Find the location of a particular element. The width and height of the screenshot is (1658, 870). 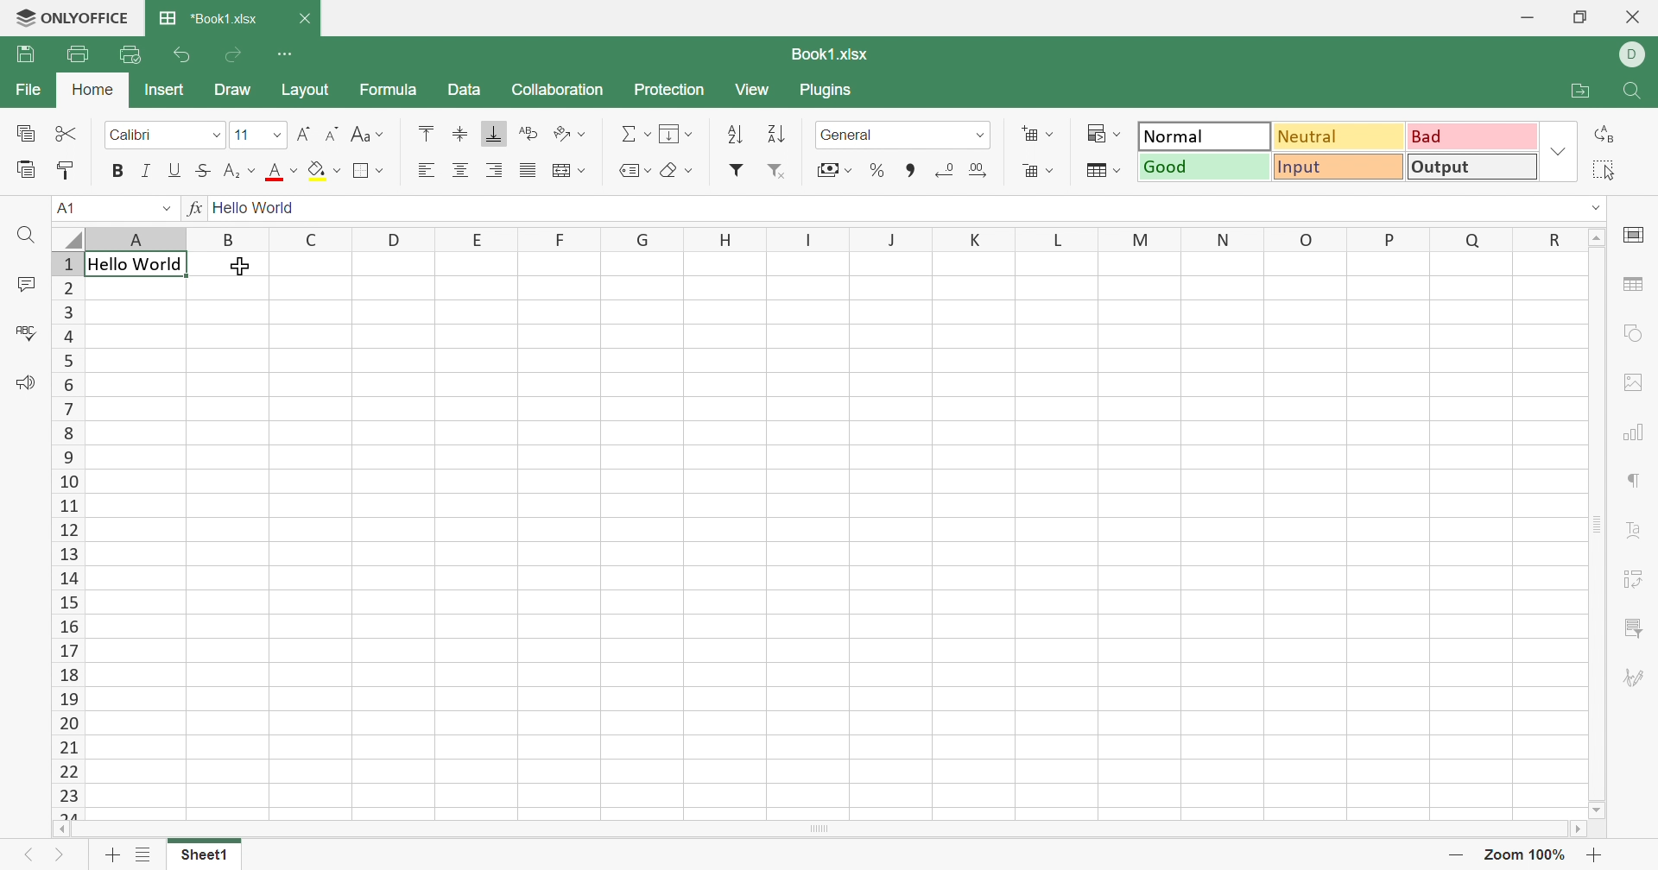

Align left is located at coordinates (426, 170).